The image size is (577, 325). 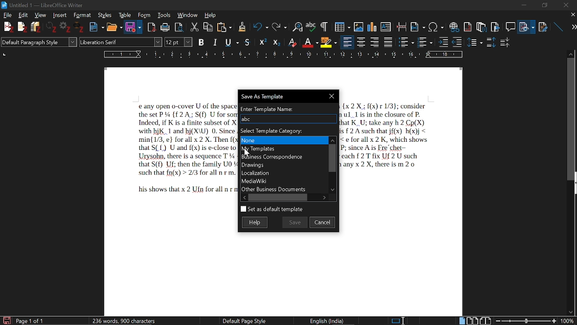 I want to click on Name of the template, so click(x=288, y=119).